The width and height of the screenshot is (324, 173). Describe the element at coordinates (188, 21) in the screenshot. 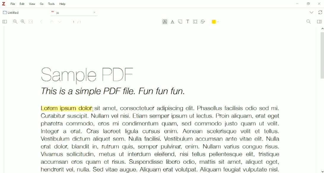

I see `Add Text` at that location.